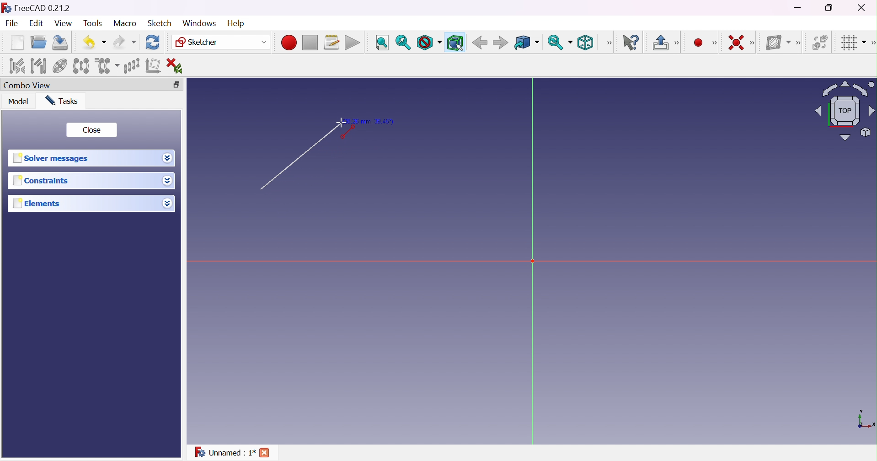  What do you see at coordinates (177, 65) in the screenshot?
I see `Delete all constraints` at bounding box center [177, 65].